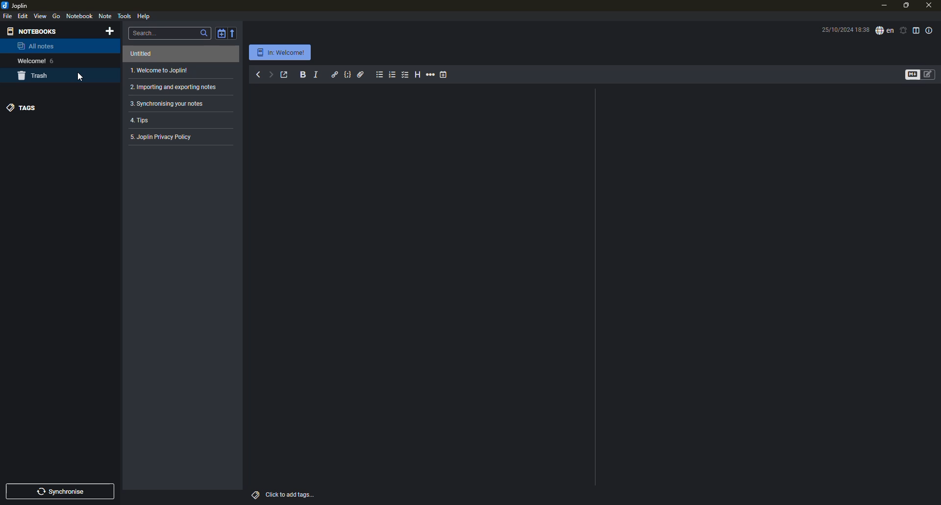  Describe the element at coordinates (56, 16) in the screenshot. I see `go` at that location.